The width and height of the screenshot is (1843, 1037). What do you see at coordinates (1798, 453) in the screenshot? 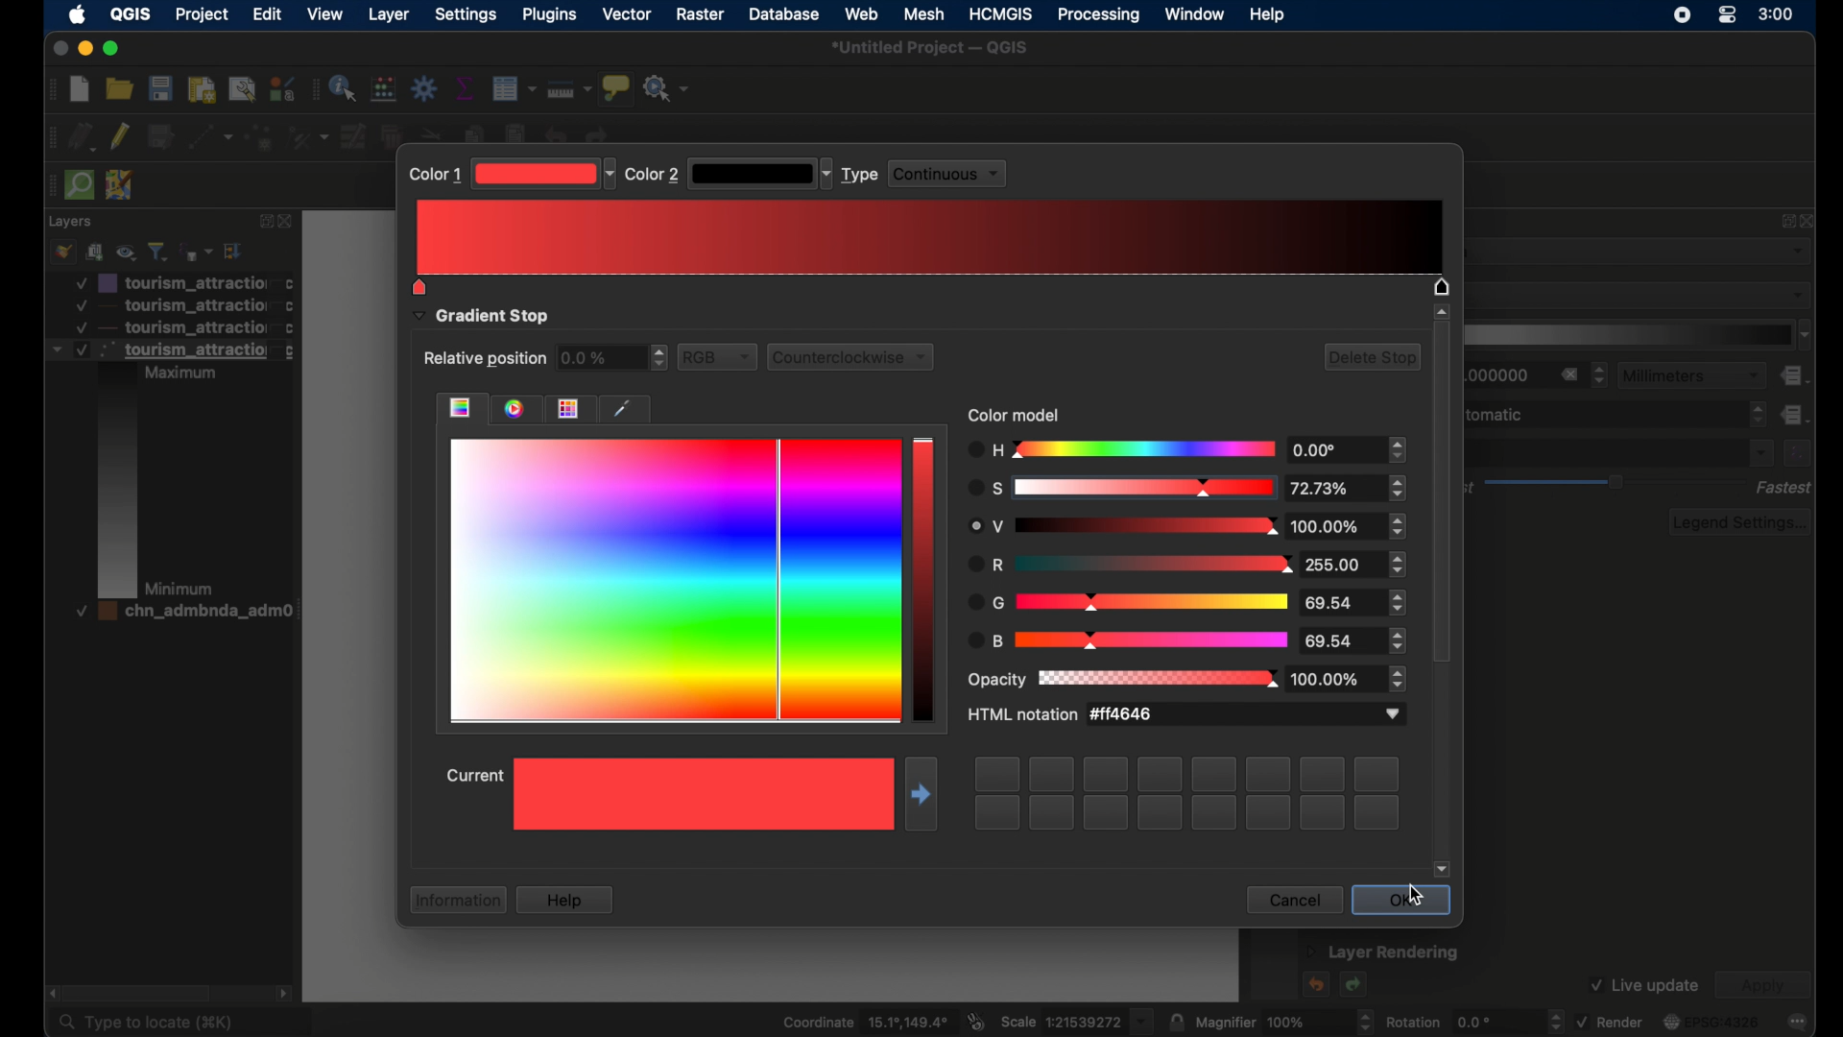
I see `expression builder` at bounding box center [1798, 453].